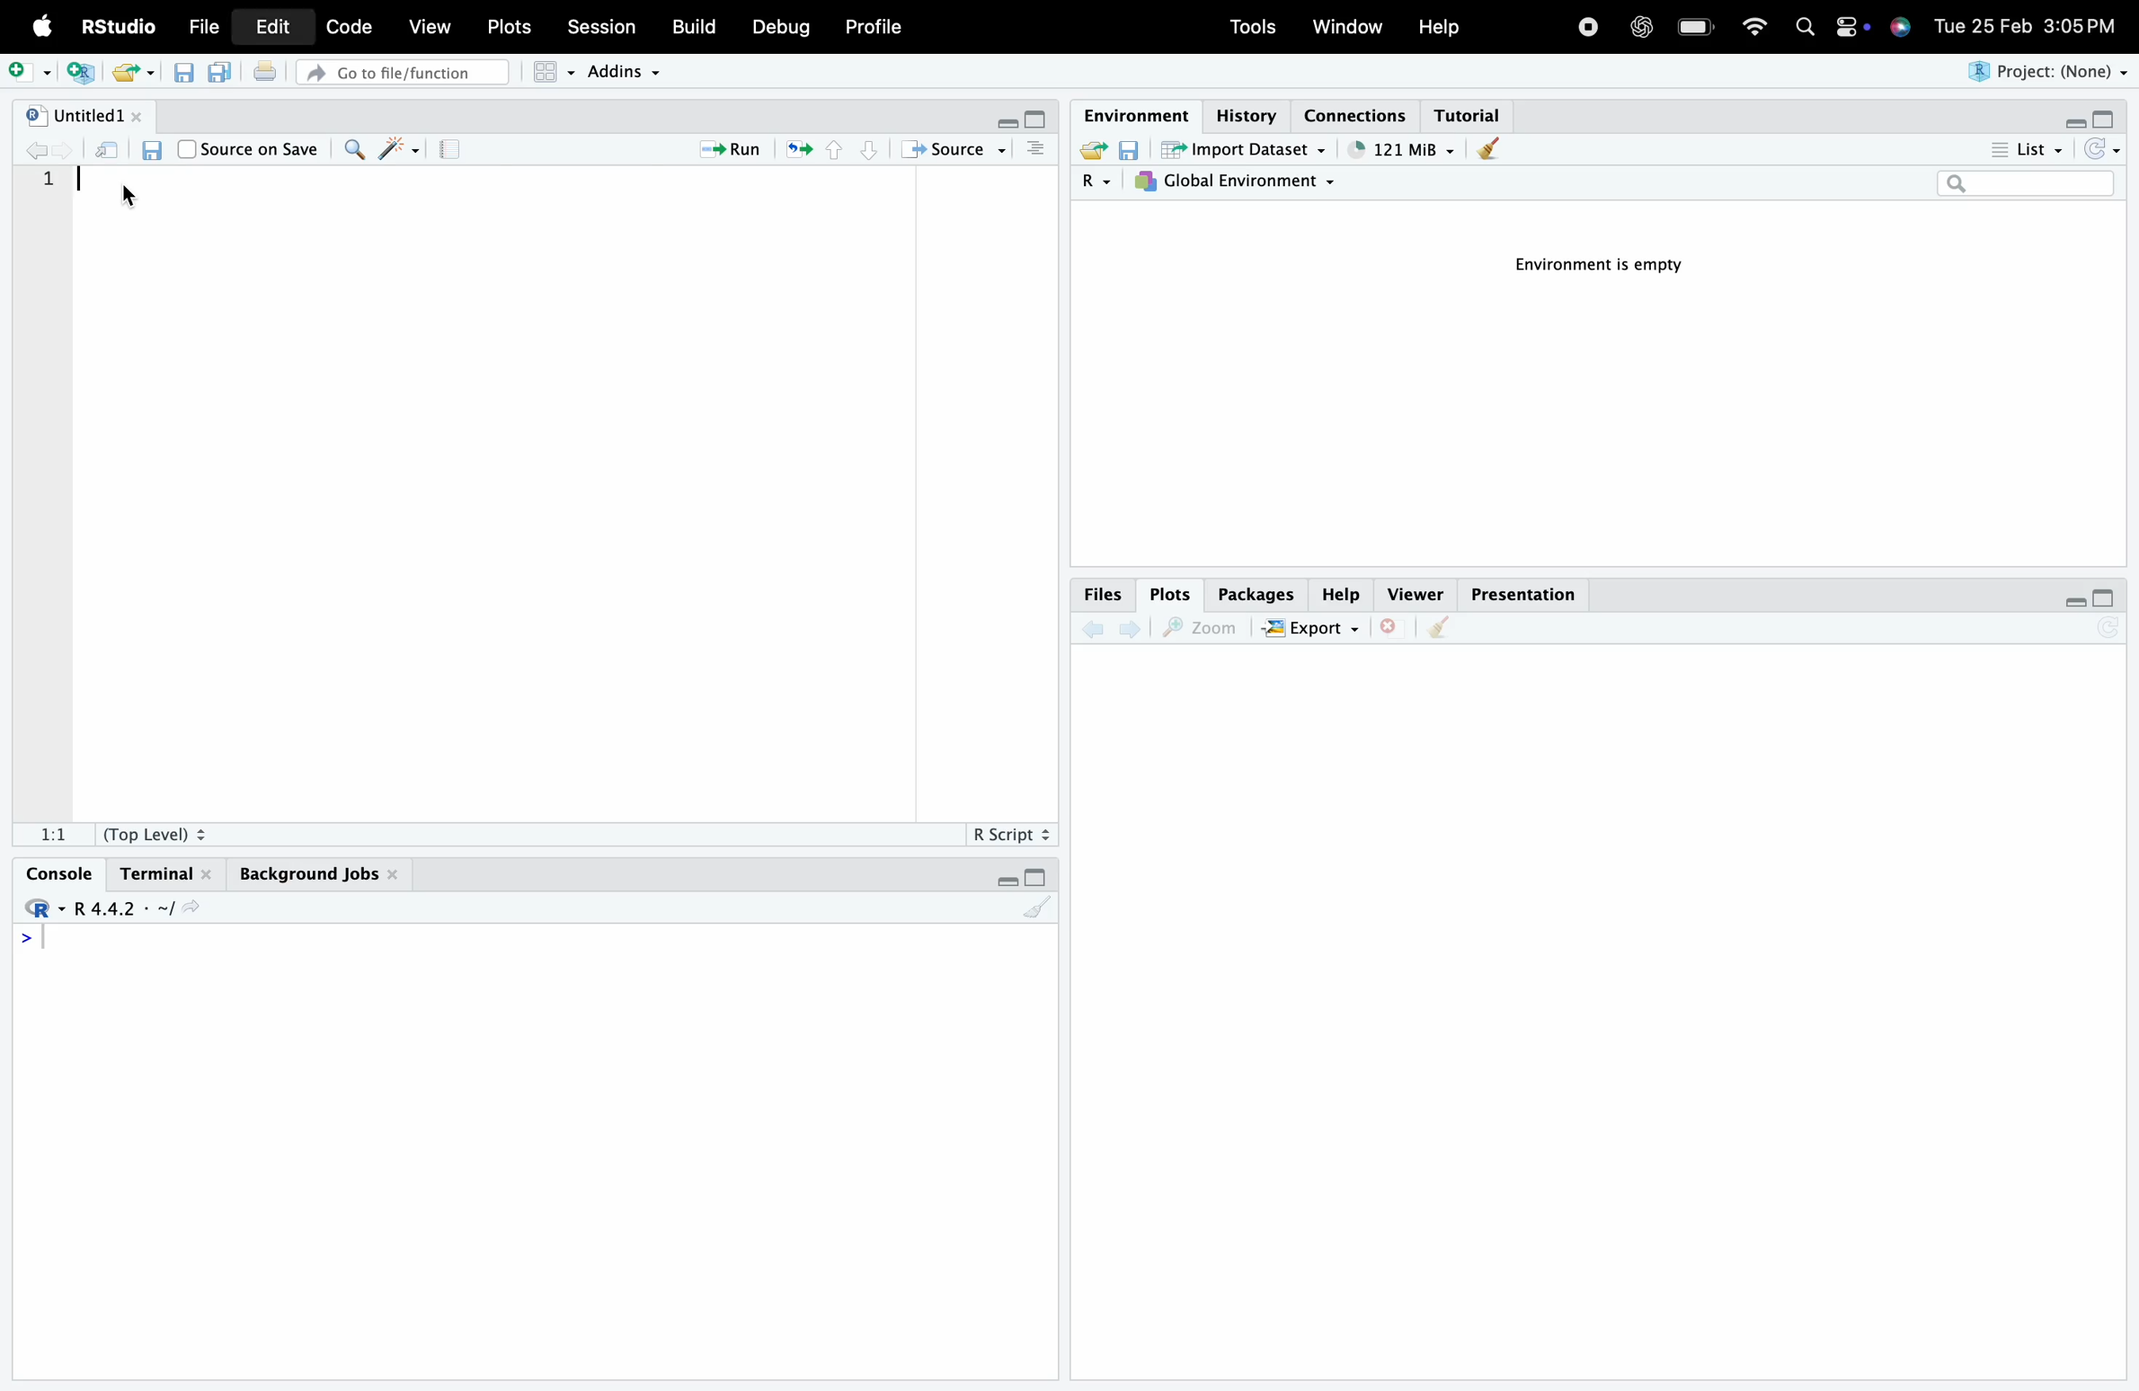 This screenshot has height=1391, width=2139. I want to click on Zoom, so click(1206, 628).